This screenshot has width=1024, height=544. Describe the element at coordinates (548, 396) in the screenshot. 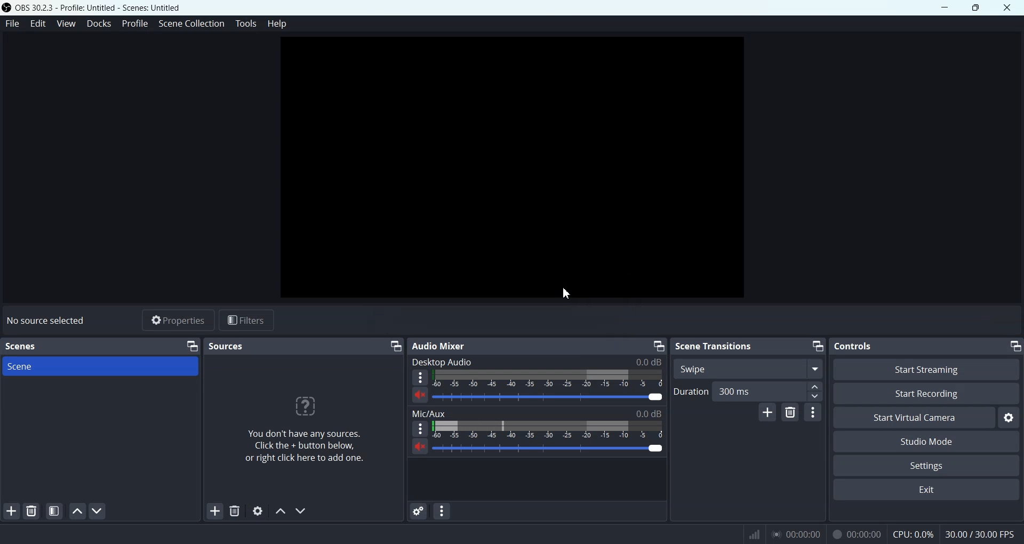

I see `Volume Adjuster` at that location.